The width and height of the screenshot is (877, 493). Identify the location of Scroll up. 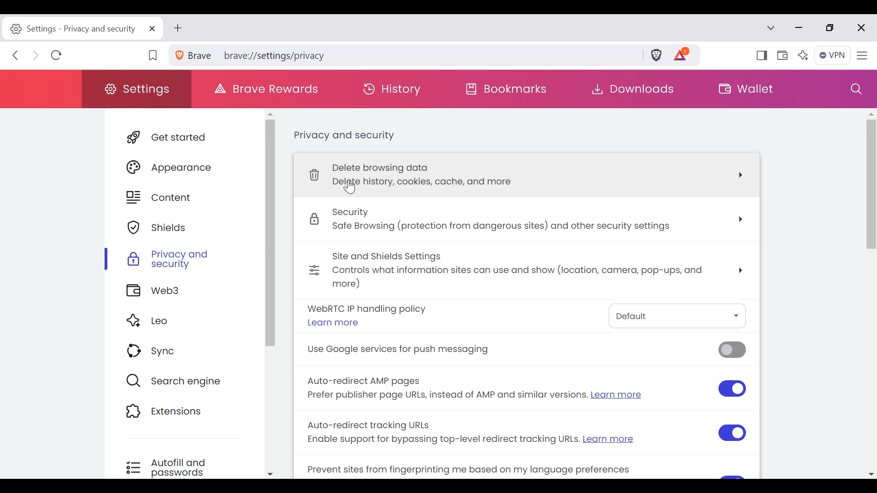
(871, 113).